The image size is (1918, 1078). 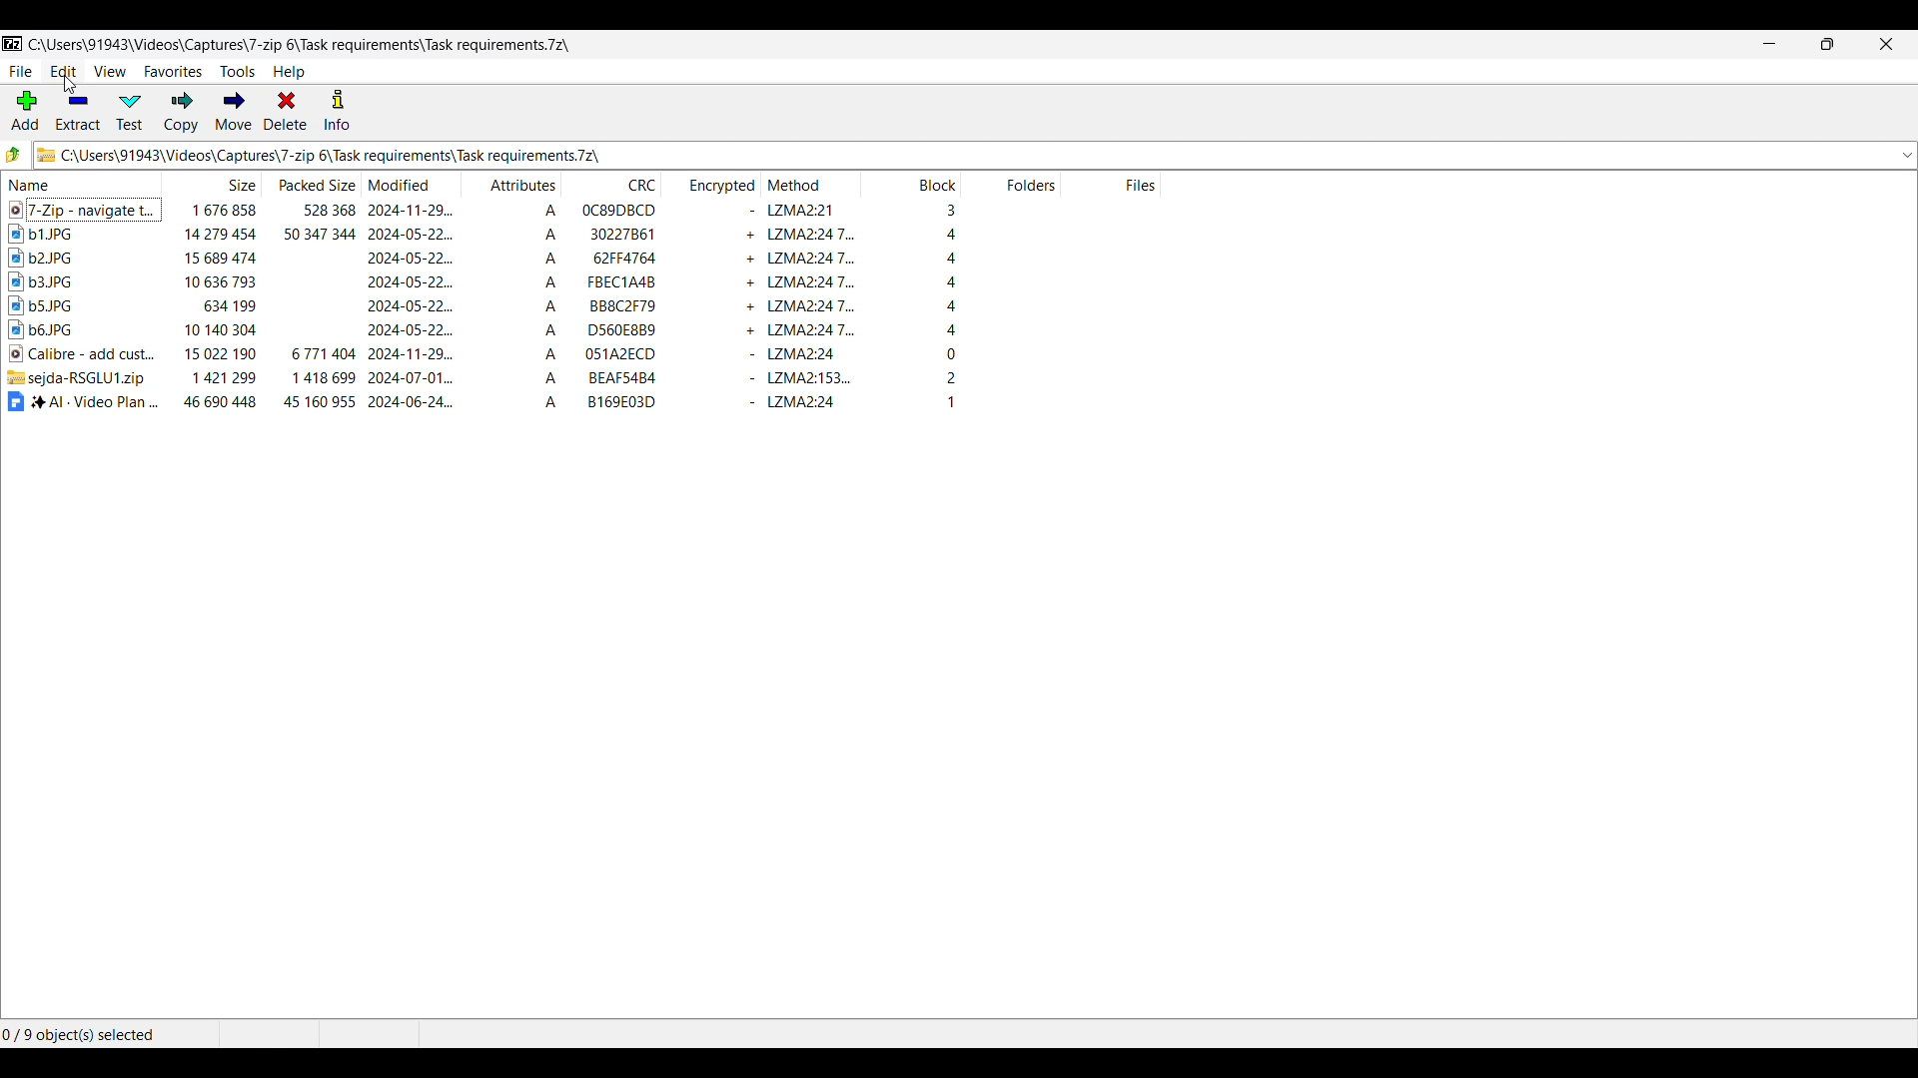 What do you see at coordinates (1906, 156) in the screenshot?
I see `dropdown` at bounding box center [1906, 156].